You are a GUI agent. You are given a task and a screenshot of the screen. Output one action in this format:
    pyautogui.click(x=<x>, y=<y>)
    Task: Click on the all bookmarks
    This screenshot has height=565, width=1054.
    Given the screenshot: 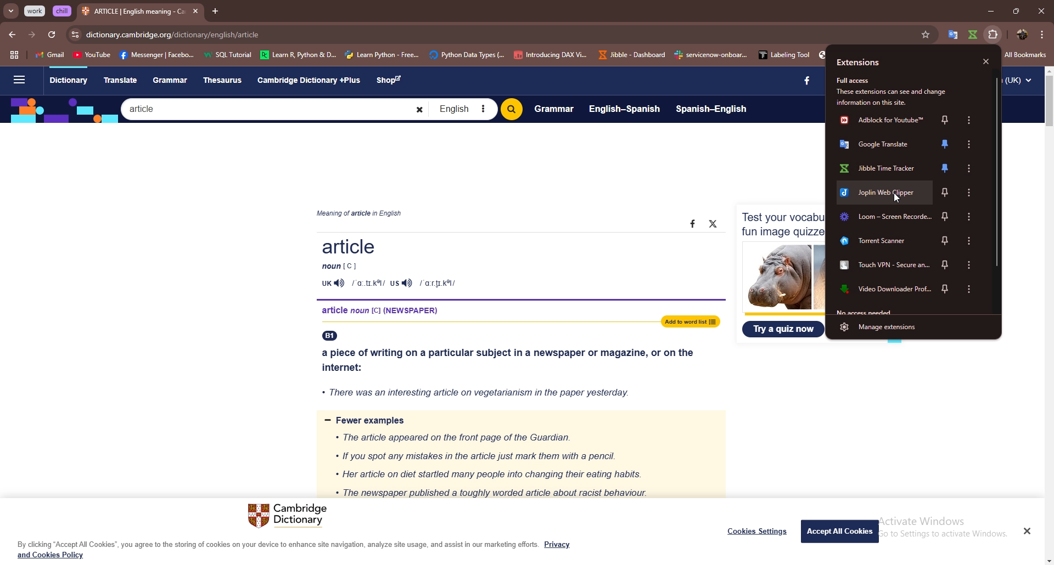 What is the action you would take?
    pyautogui.click(x=1025, y=55)
    